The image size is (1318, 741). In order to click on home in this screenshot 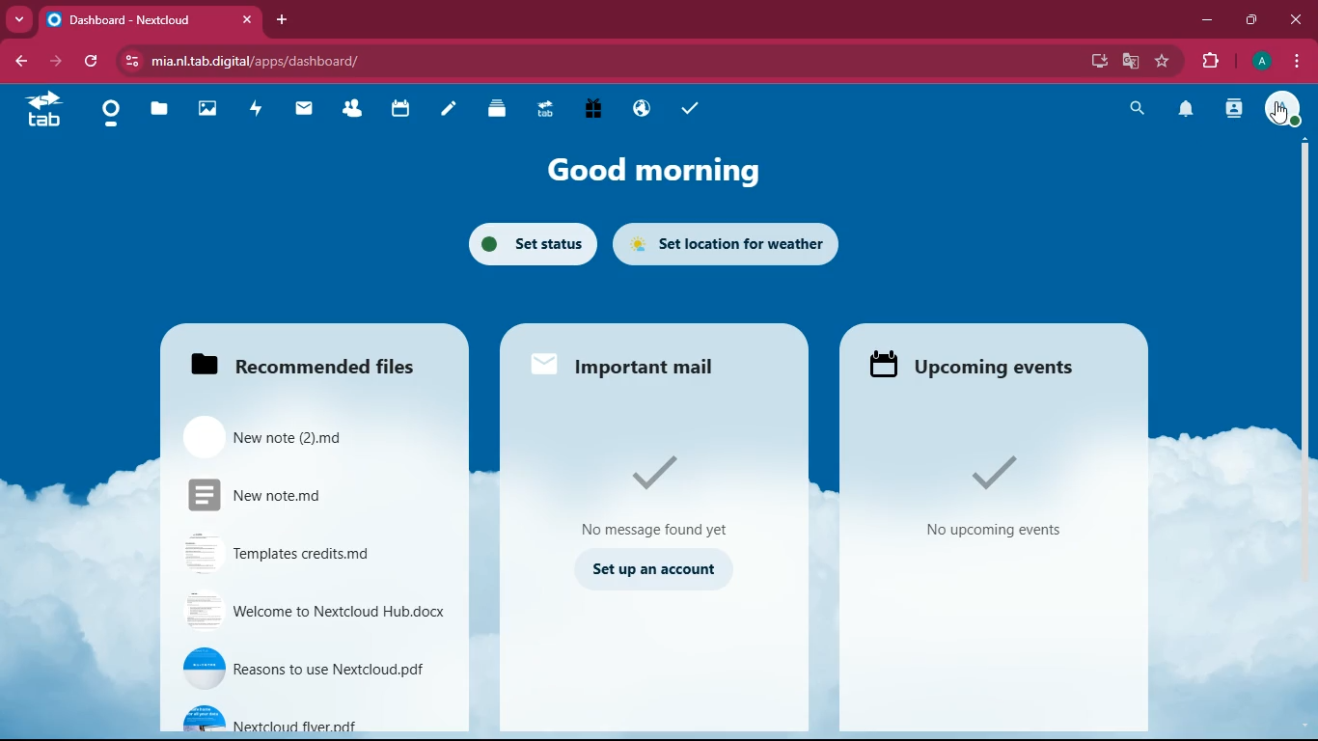, I will do `click(110, 118)`.